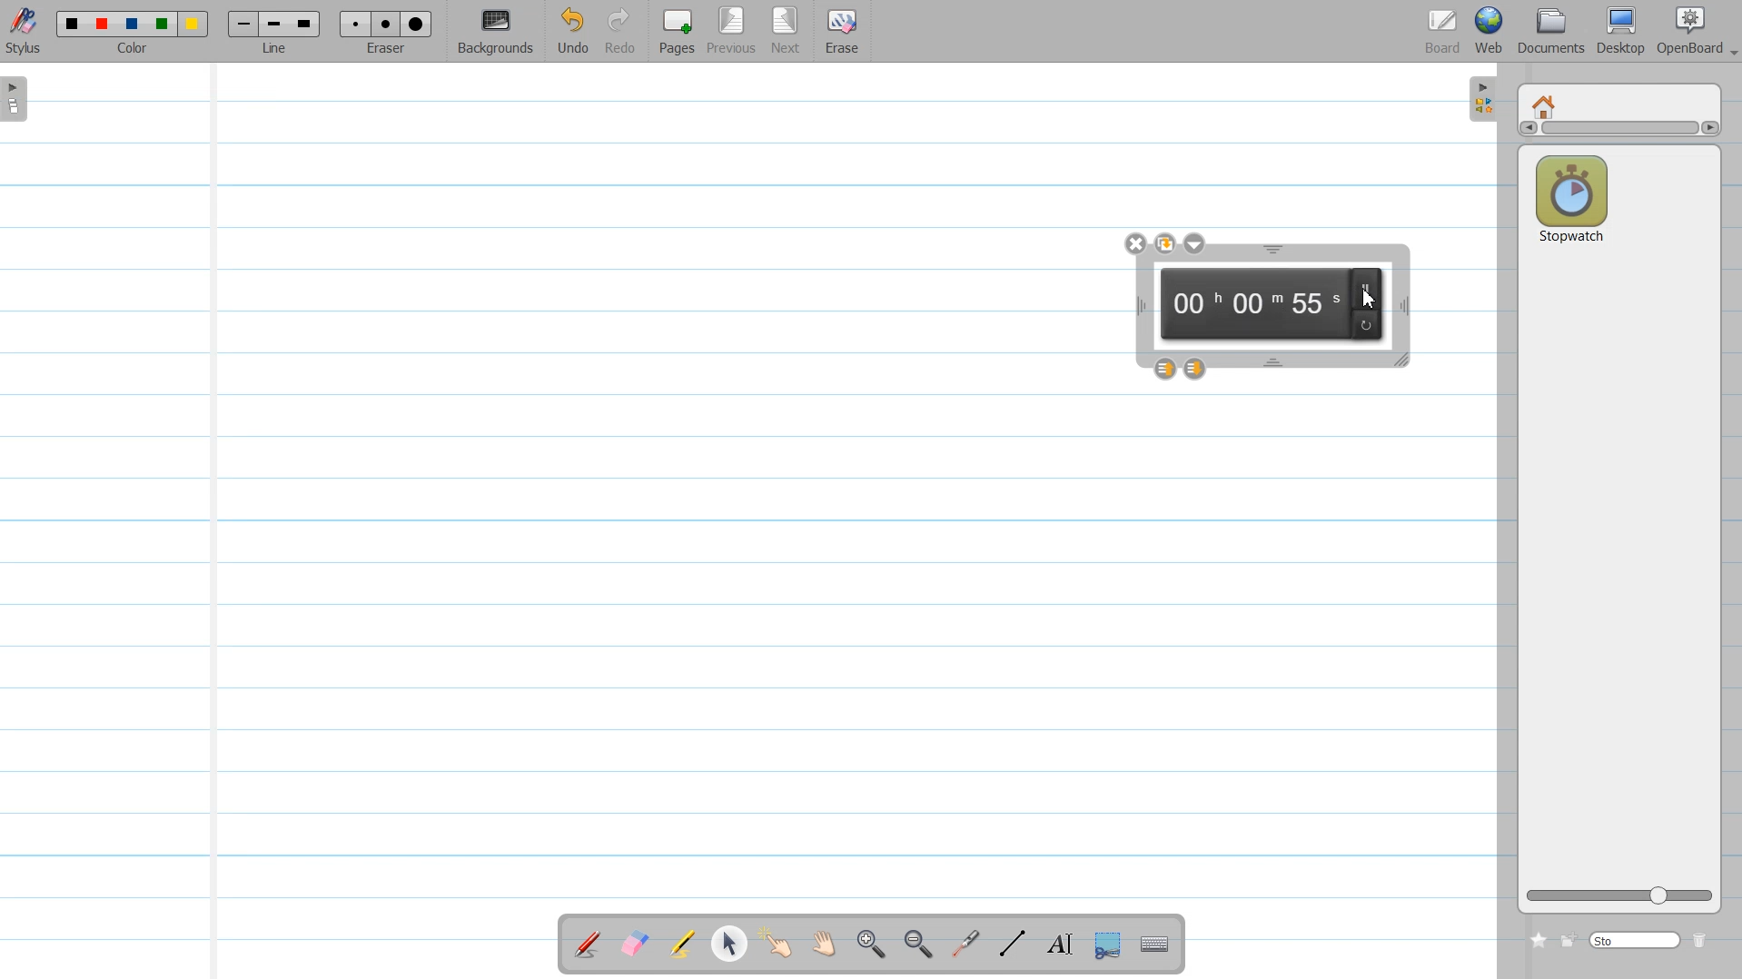  Describe the element at coordinates (1619, 896) in the screenshot. I see `Logo size adjuster` at that location.